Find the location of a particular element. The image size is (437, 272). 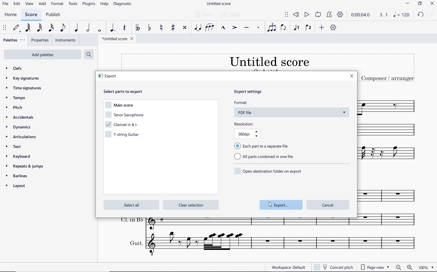

articulations is located at coordinates (22, 137).